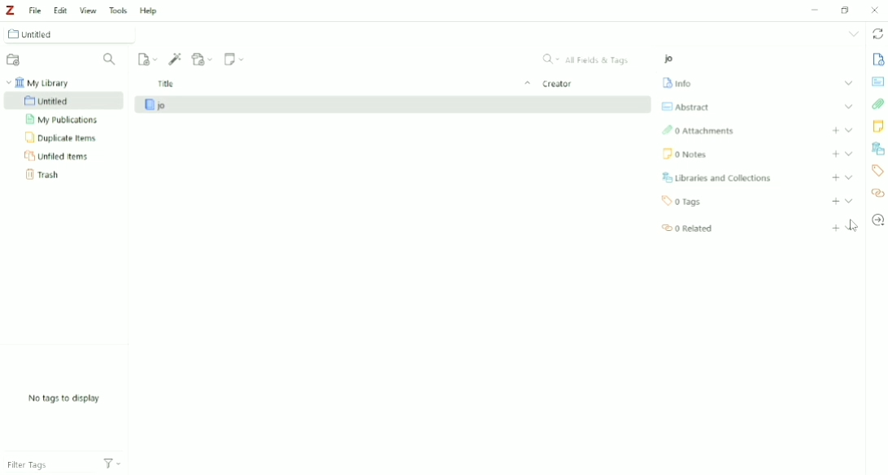 Image resolution: width=888 pixels, height=475 pixels. I want to click on Cursor, so click(854, 226).